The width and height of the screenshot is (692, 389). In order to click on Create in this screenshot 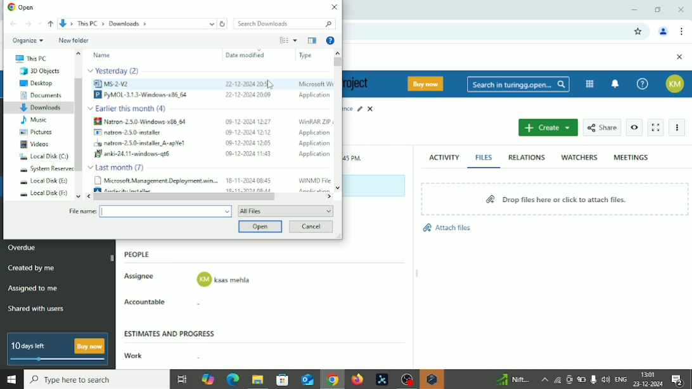, I will do `click(548, 128)`.